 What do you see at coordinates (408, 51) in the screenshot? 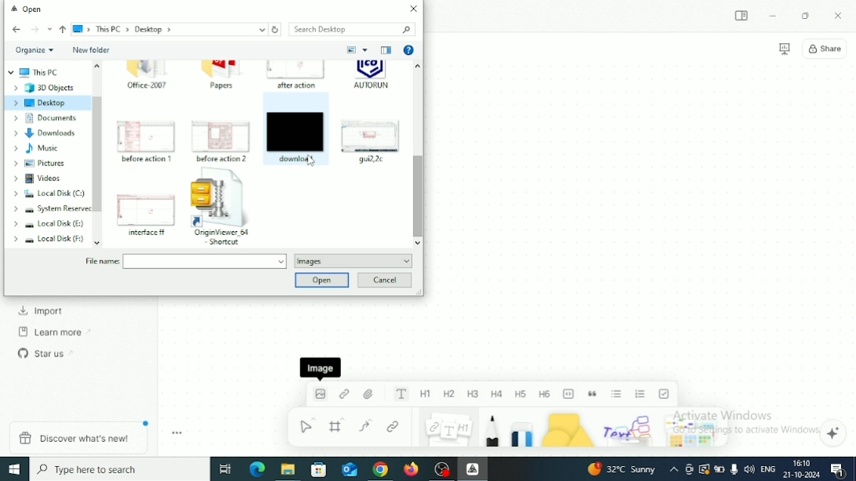
I see `Get Help` at bounding box center [408, 51].